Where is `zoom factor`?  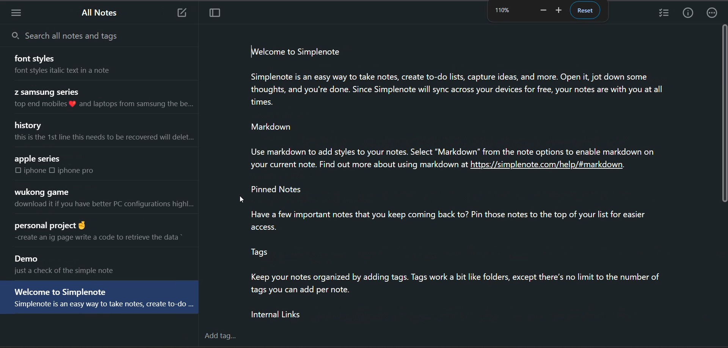
zoom factor is located at coordinates (502, 10).